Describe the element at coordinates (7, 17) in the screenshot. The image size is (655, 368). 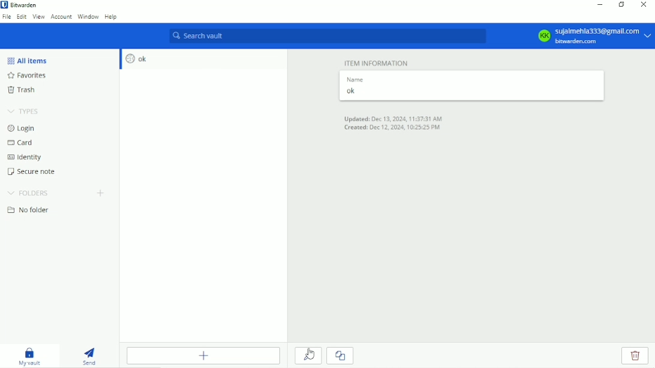
I see `File` at that location.